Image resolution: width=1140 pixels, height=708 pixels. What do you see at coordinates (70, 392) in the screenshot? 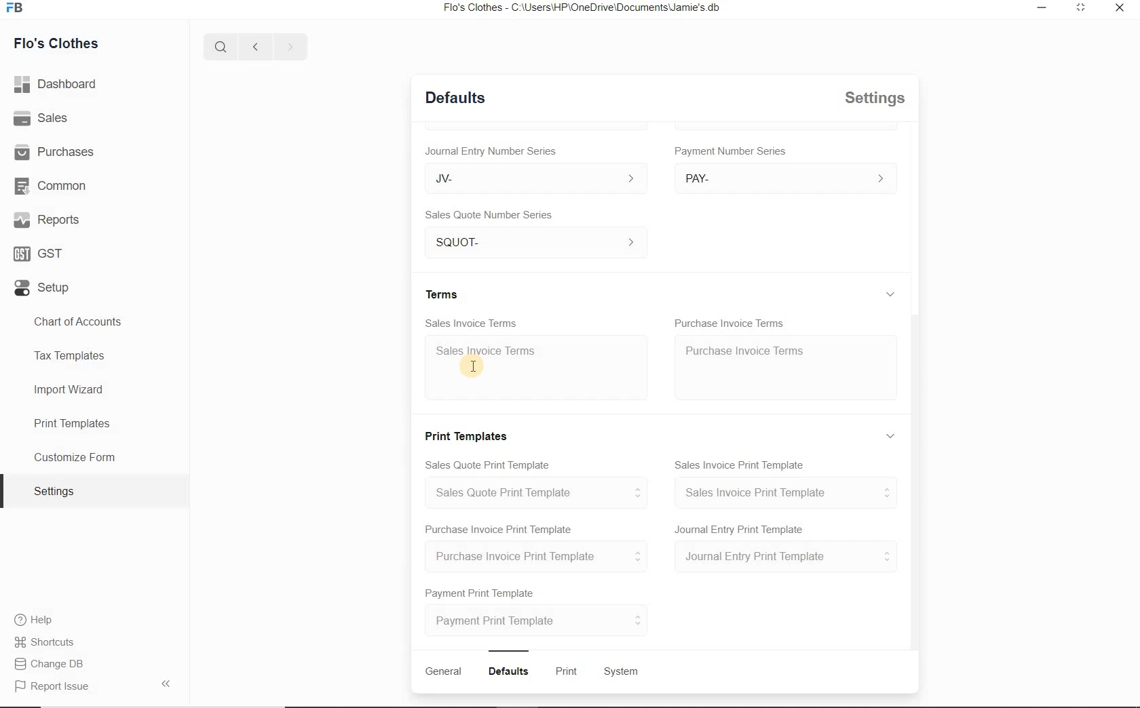
I see `Import Wizard` at bounding box center [70, 392].